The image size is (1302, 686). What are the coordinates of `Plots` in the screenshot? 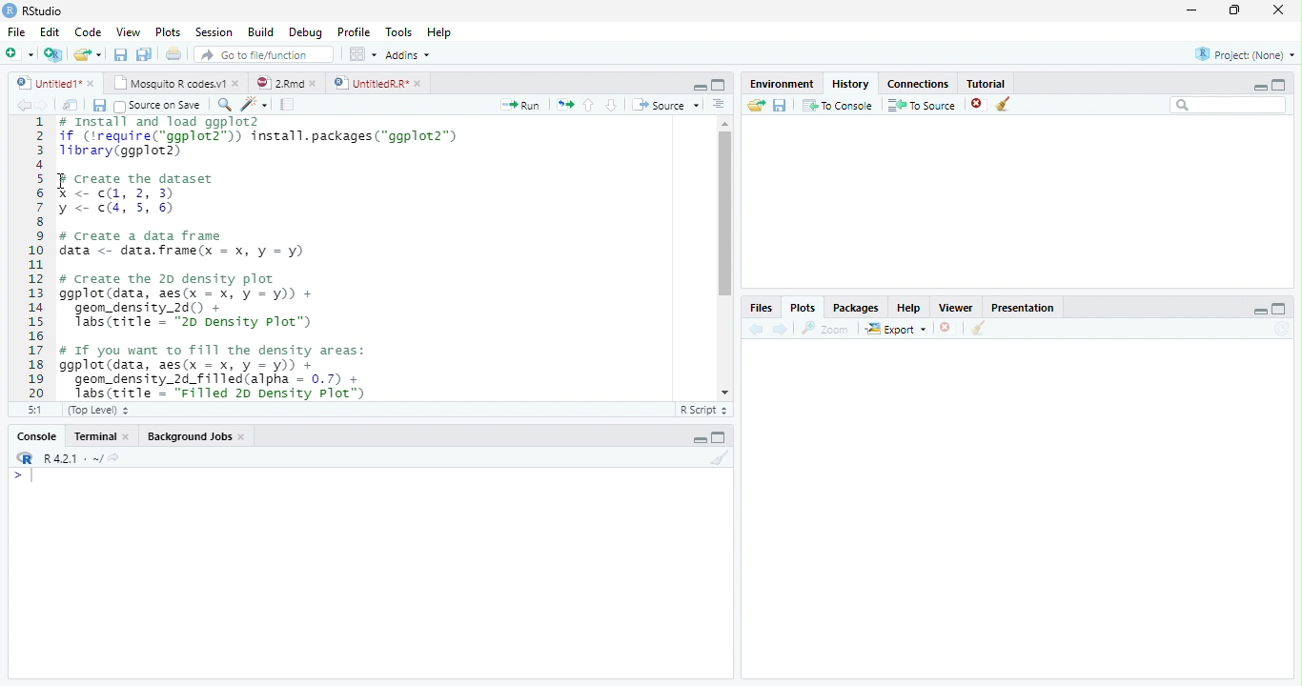 It's located at (167, 31).